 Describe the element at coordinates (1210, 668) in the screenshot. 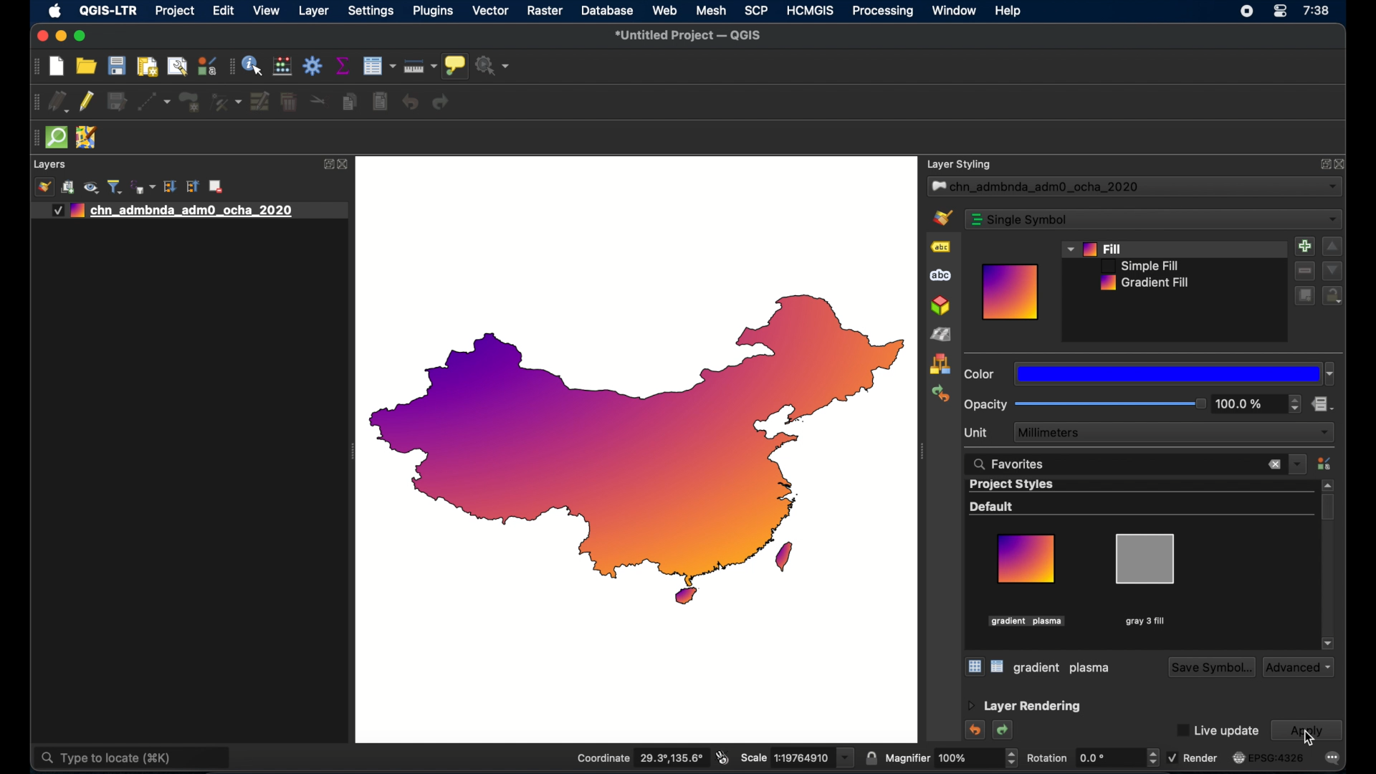

I see `save symbol` at that location.